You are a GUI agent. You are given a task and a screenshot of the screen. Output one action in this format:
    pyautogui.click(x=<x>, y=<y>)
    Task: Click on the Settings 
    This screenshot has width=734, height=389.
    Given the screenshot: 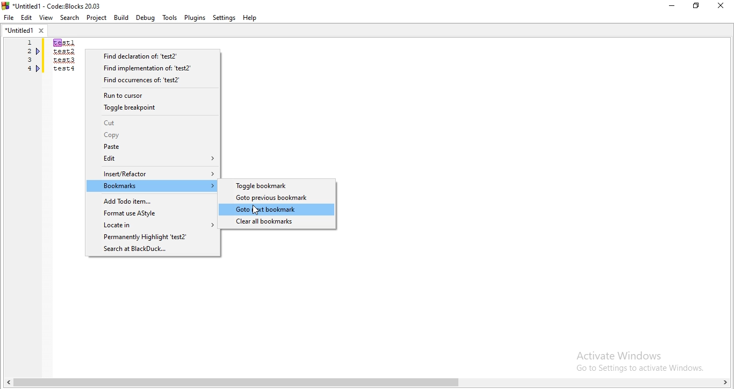 What is the action you would take?
    pyautogui.click(x=225, y=18)
    